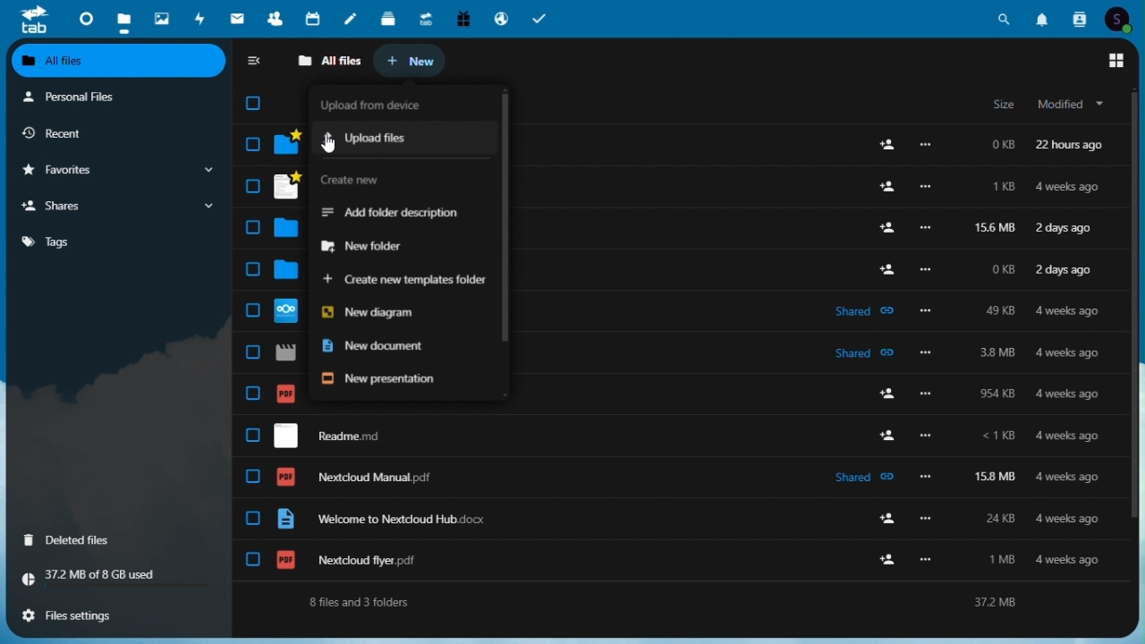  I want to click on Search , so click(1004, 19).